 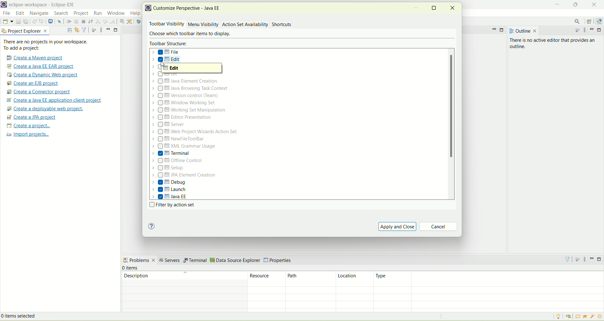 What do you see at coordinates (258, 24) in the screenshot?
I see `availability` at bounding box center [258, 24].